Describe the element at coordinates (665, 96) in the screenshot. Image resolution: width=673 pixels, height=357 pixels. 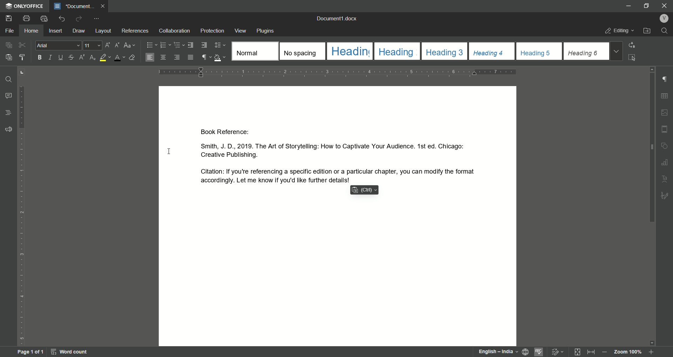
I see `table` at that location.